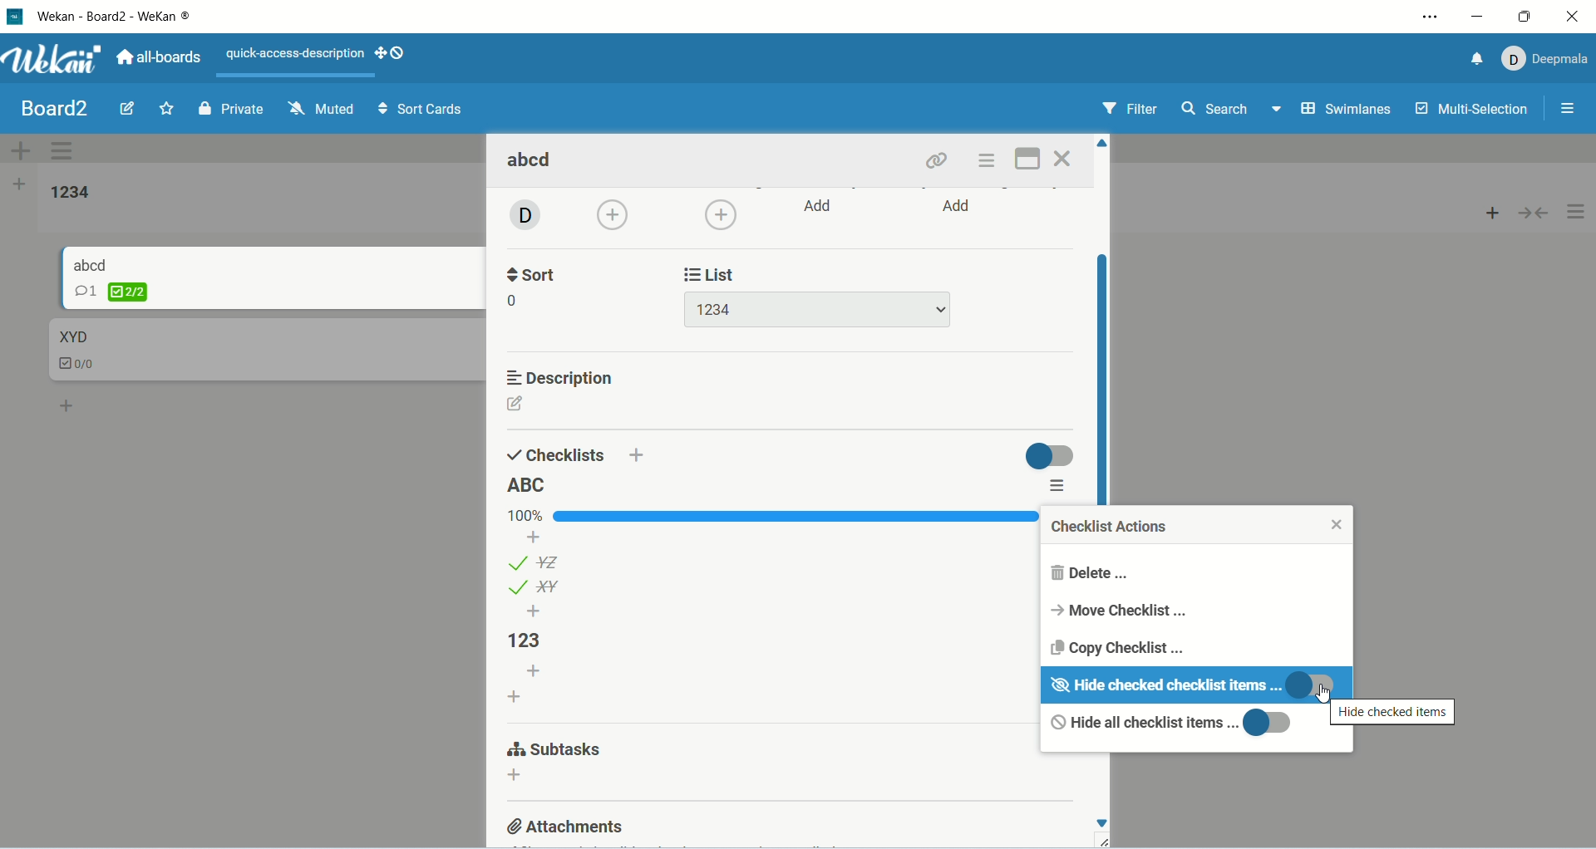 The width and height of the screenshot is (1596, 849). Describe the element at coordinates (1579, 213) in the screenshot. I see `options` at that location.